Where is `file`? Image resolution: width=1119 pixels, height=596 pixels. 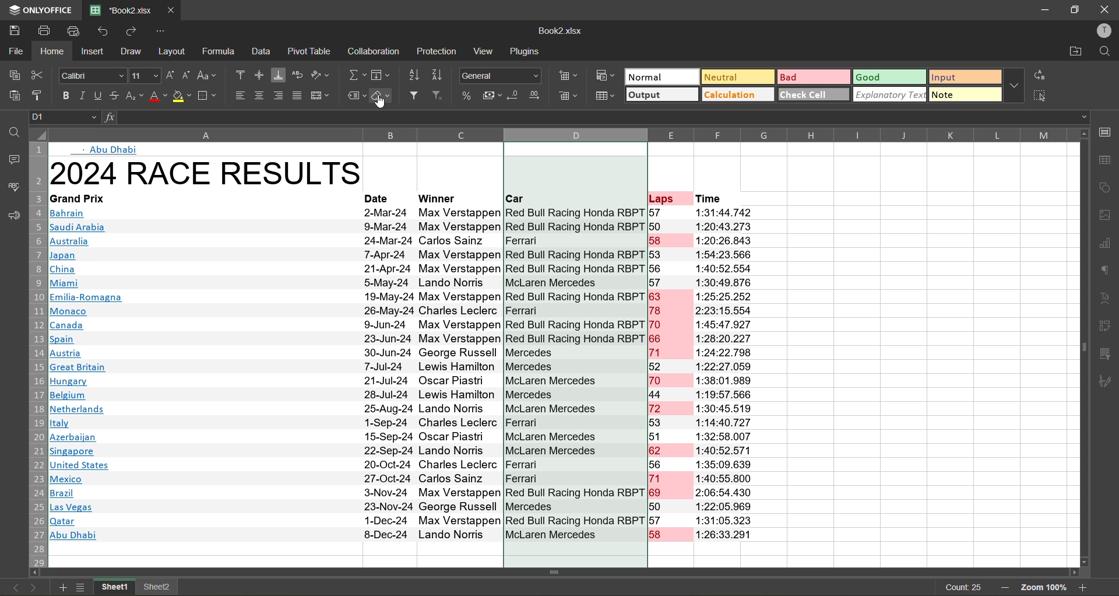
file is located at coordinates (15, 51).